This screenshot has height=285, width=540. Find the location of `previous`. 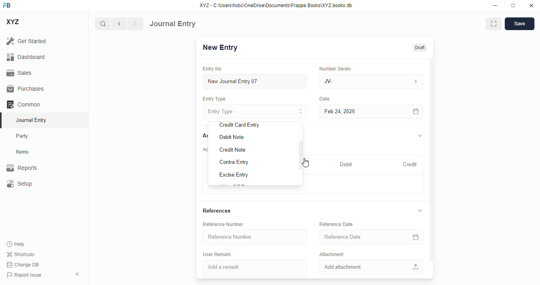

previous is located at coordinates (119, 24).